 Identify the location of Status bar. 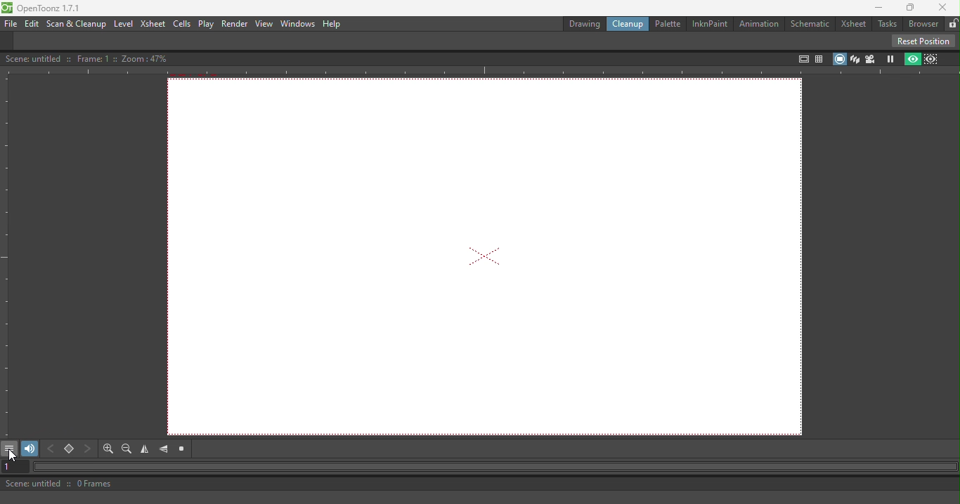
(356, 484).